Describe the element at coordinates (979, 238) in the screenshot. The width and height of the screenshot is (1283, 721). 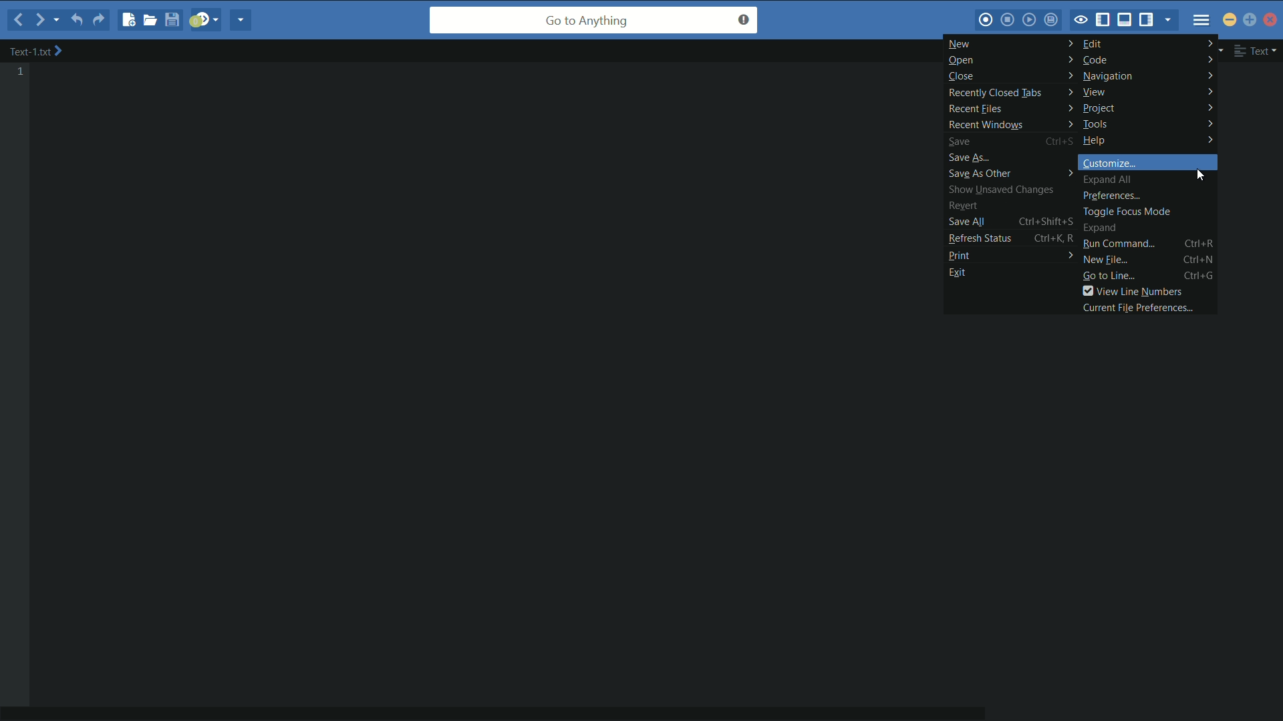
I see `refresh status` at that location.